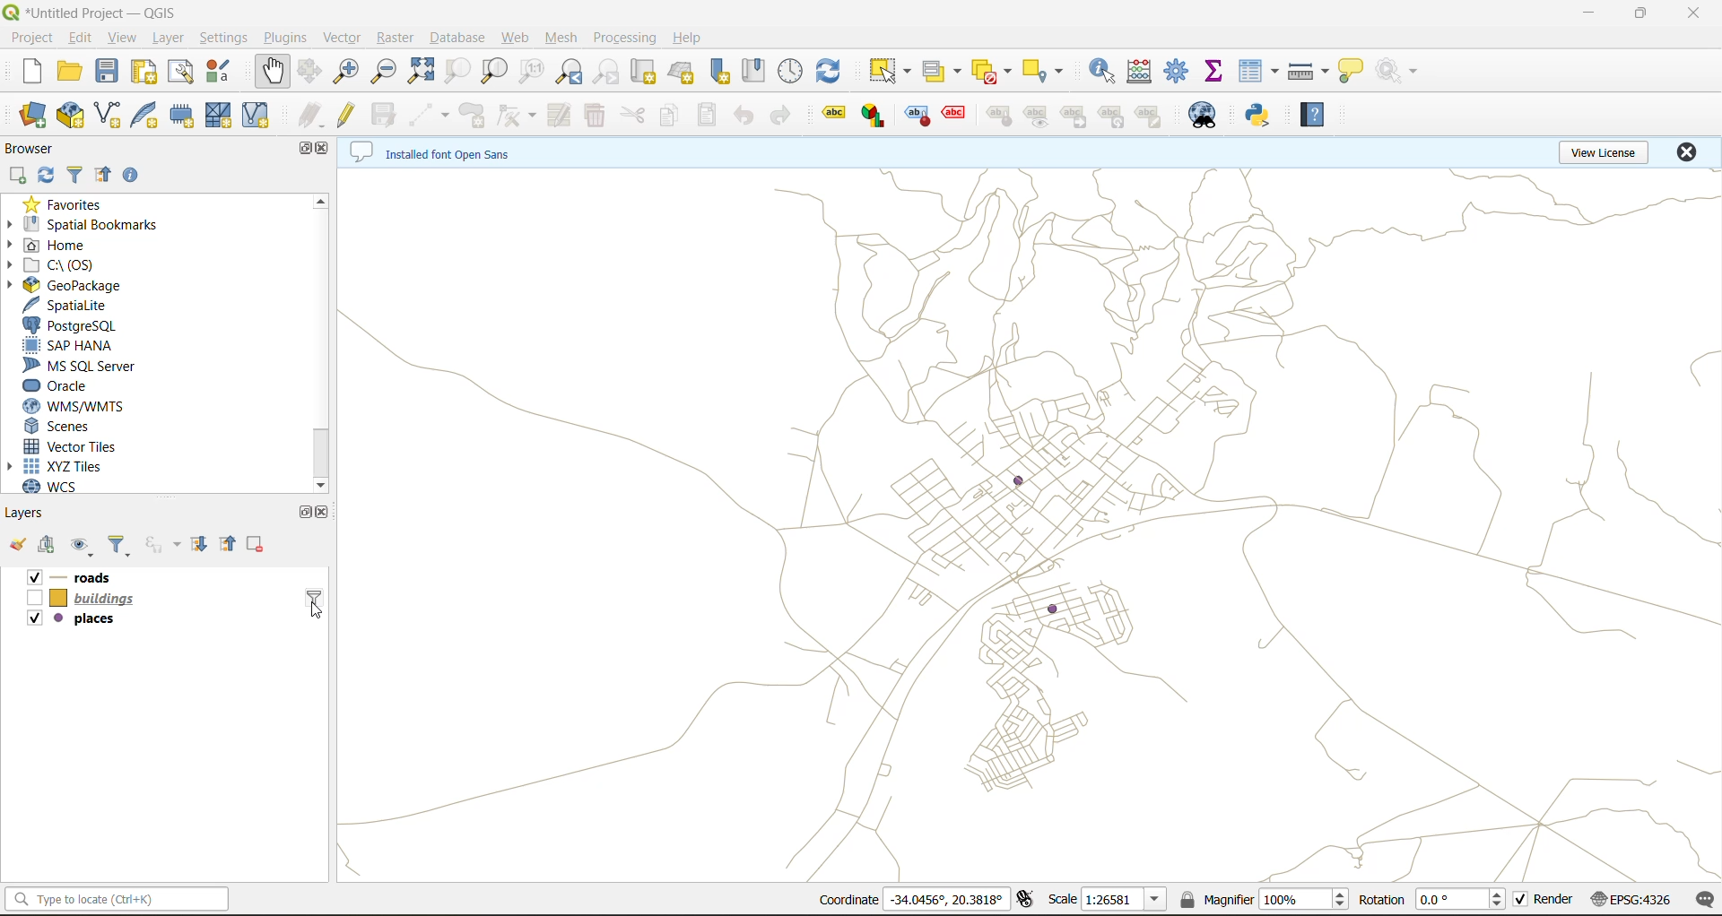 This screenshot has width=1722, height=916. I want to click on refresh, so click(832, 69).